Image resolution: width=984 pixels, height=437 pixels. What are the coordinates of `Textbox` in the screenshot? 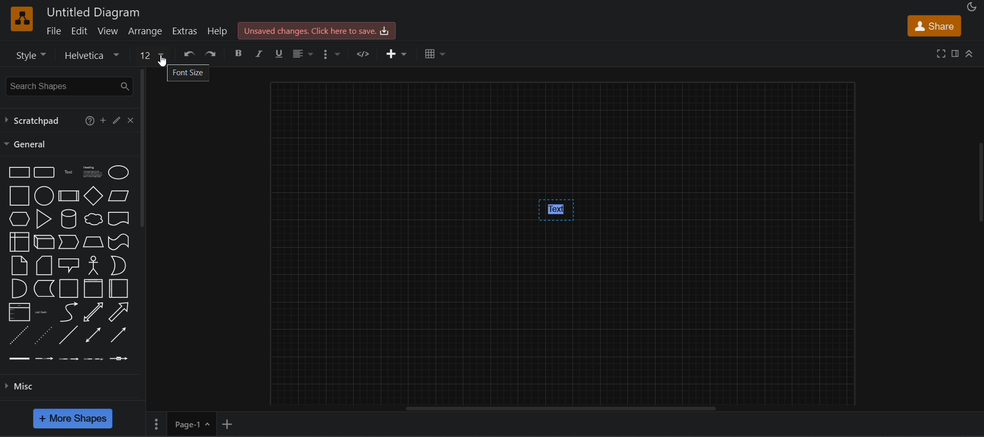 It's located at (93, 172).